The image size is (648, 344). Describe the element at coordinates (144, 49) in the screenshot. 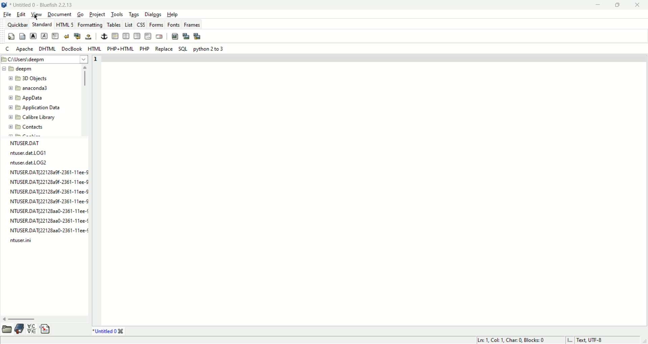

I see `PHP` at that location.